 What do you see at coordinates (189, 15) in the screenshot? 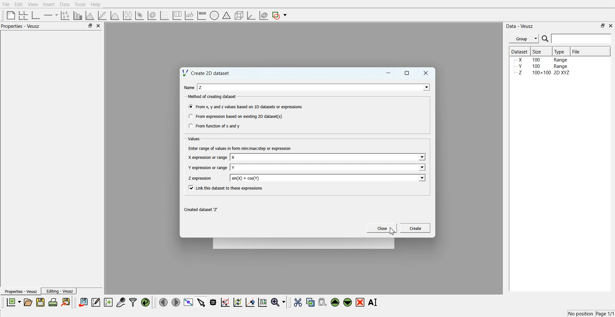
I see `Text label` at bounding box center [189, 15].